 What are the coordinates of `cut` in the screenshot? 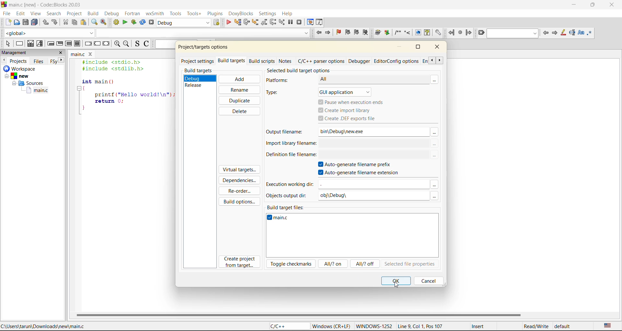 It's located at (65, 22).